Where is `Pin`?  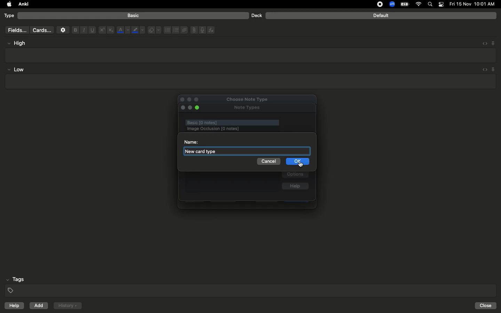 Pin is located at coordinates (494, 69).